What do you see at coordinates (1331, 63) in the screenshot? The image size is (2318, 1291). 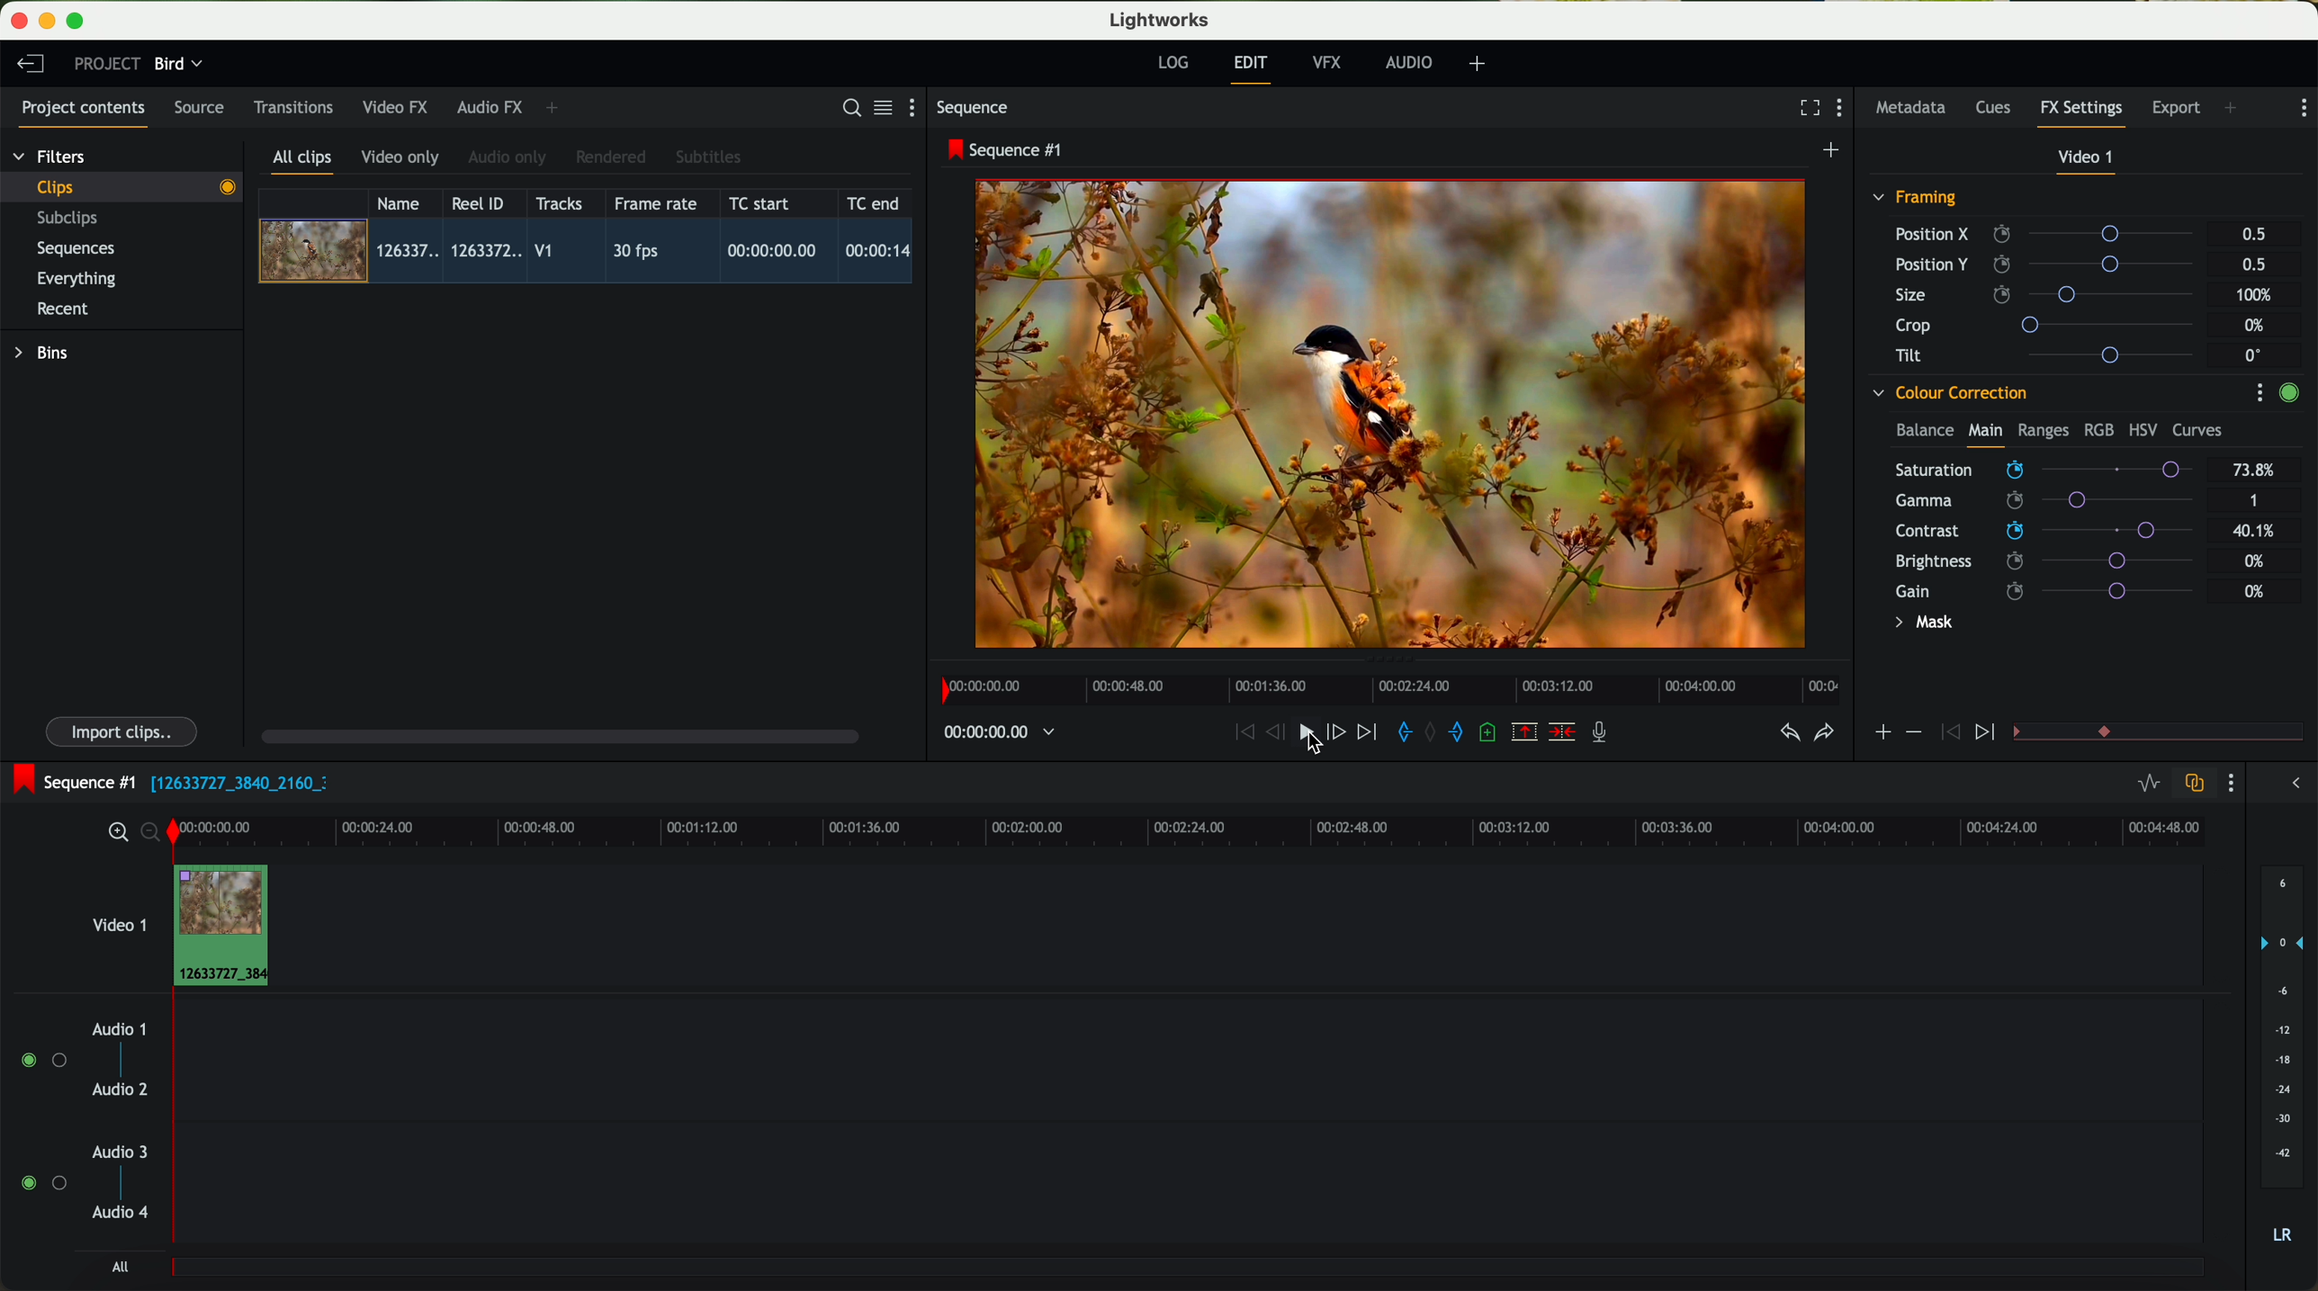 I see `VFX` at bounding box center [1331, 63].